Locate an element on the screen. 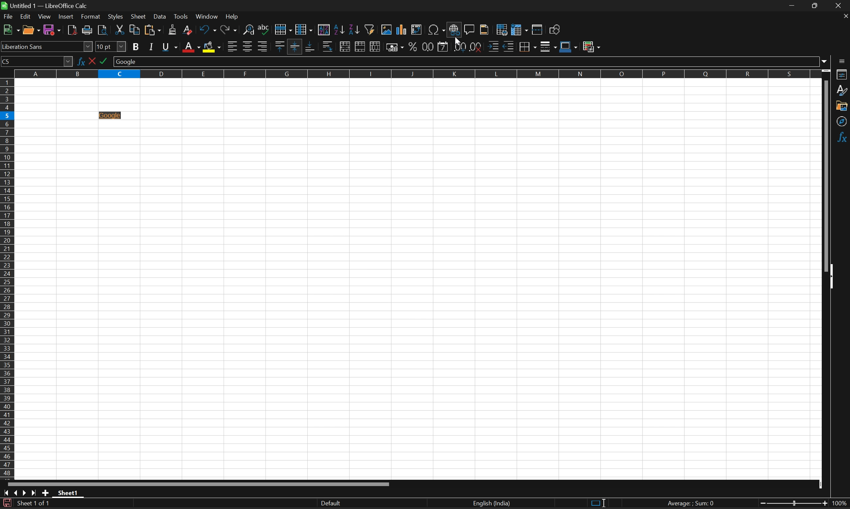 Image resolution: width=850 pixels, height=509 pixels. Zoom in is located at coordinates (760, 504).